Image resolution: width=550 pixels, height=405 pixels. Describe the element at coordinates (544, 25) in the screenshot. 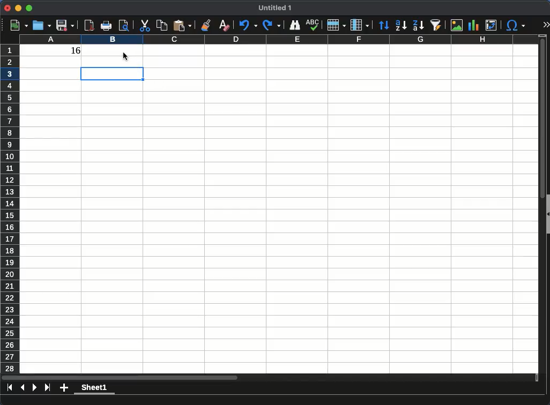

I see `expand ` at that location.